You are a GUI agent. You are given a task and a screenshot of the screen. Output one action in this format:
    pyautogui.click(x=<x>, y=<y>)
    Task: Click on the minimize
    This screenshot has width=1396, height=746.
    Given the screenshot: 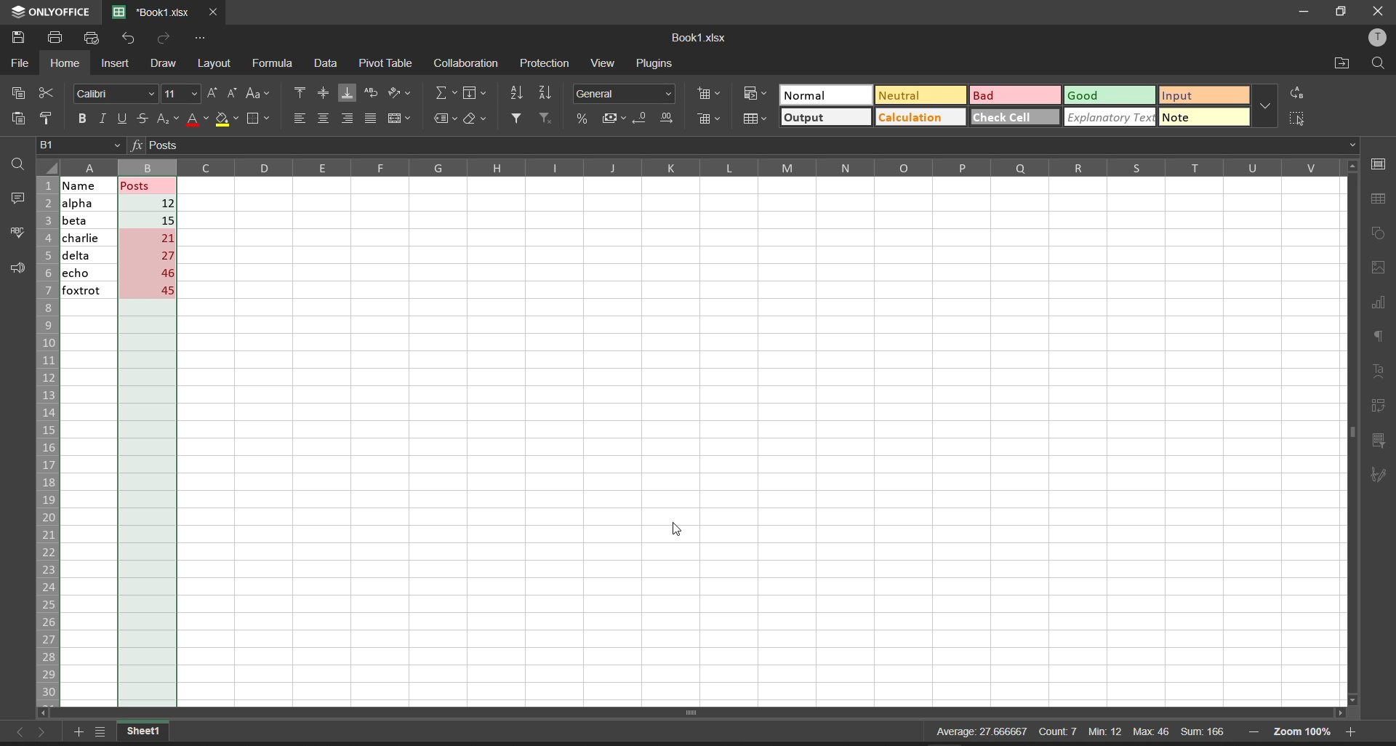 What is the action you would take?
    pyautogui.click(x=1305, y=11)
    